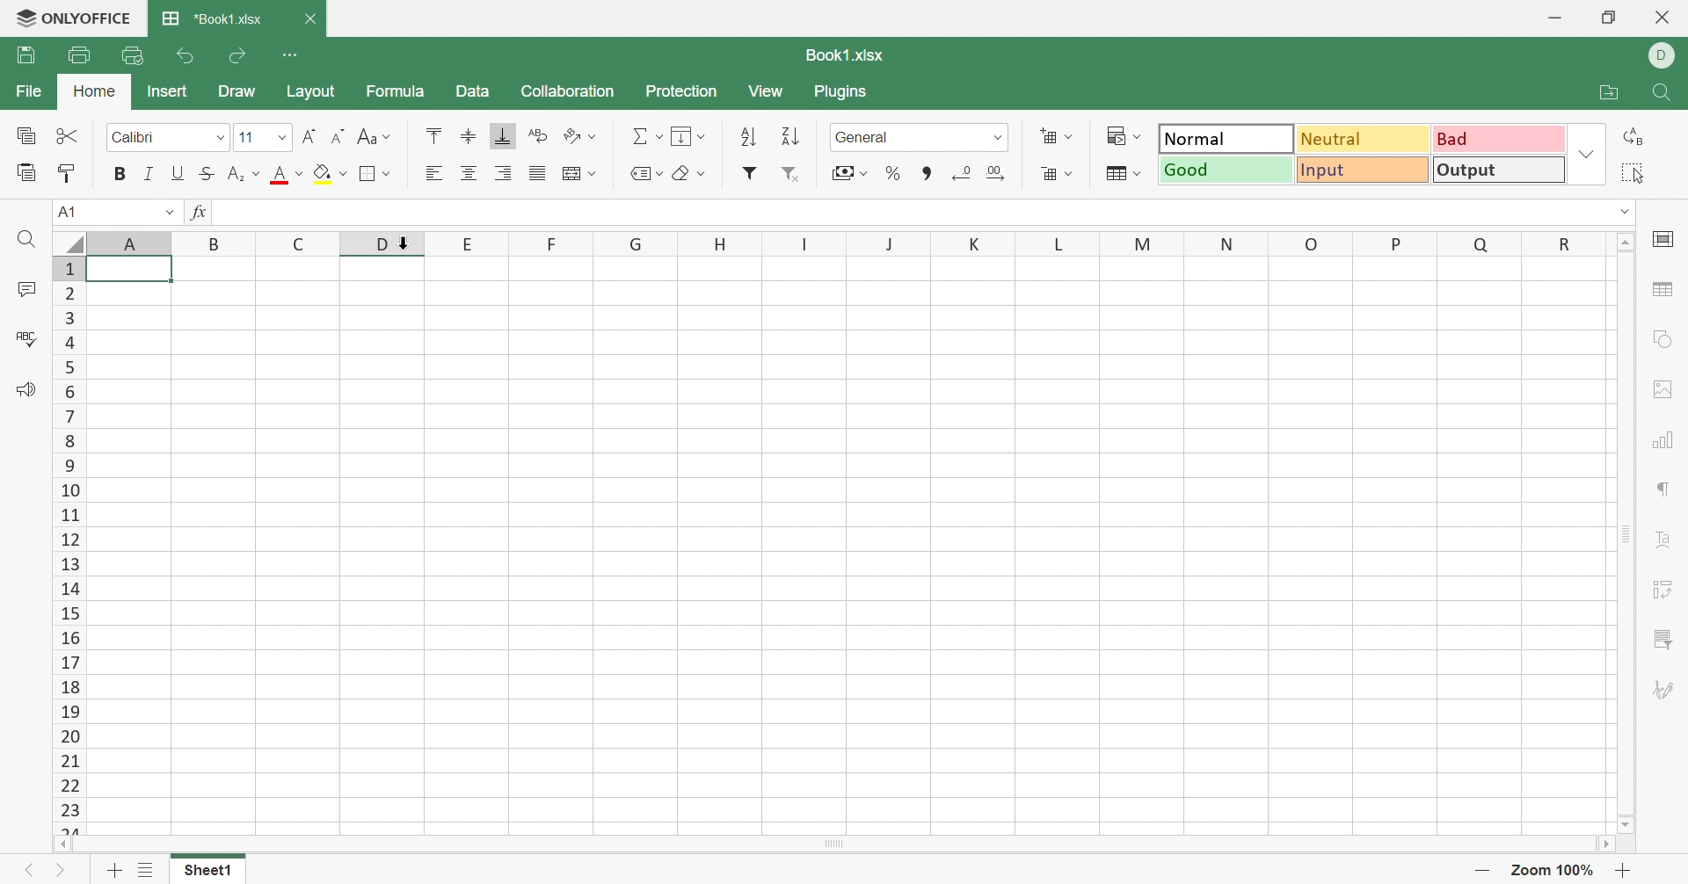 Image resolution: width=1688 pixels, height=884 pixels. Describe the element at coordinates (1623, 868) in the screenshot. I see `Zoom in` at that location.